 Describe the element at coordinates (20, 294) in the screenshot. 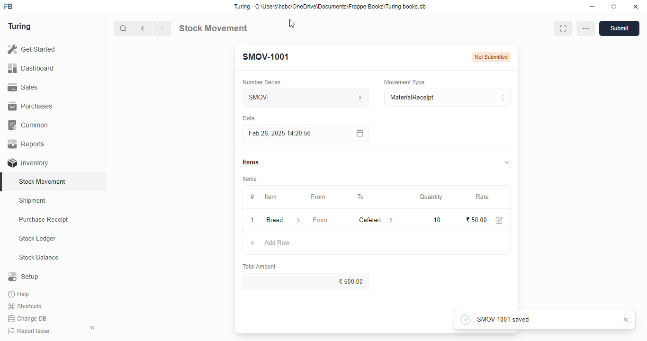

I see `help` at that location.